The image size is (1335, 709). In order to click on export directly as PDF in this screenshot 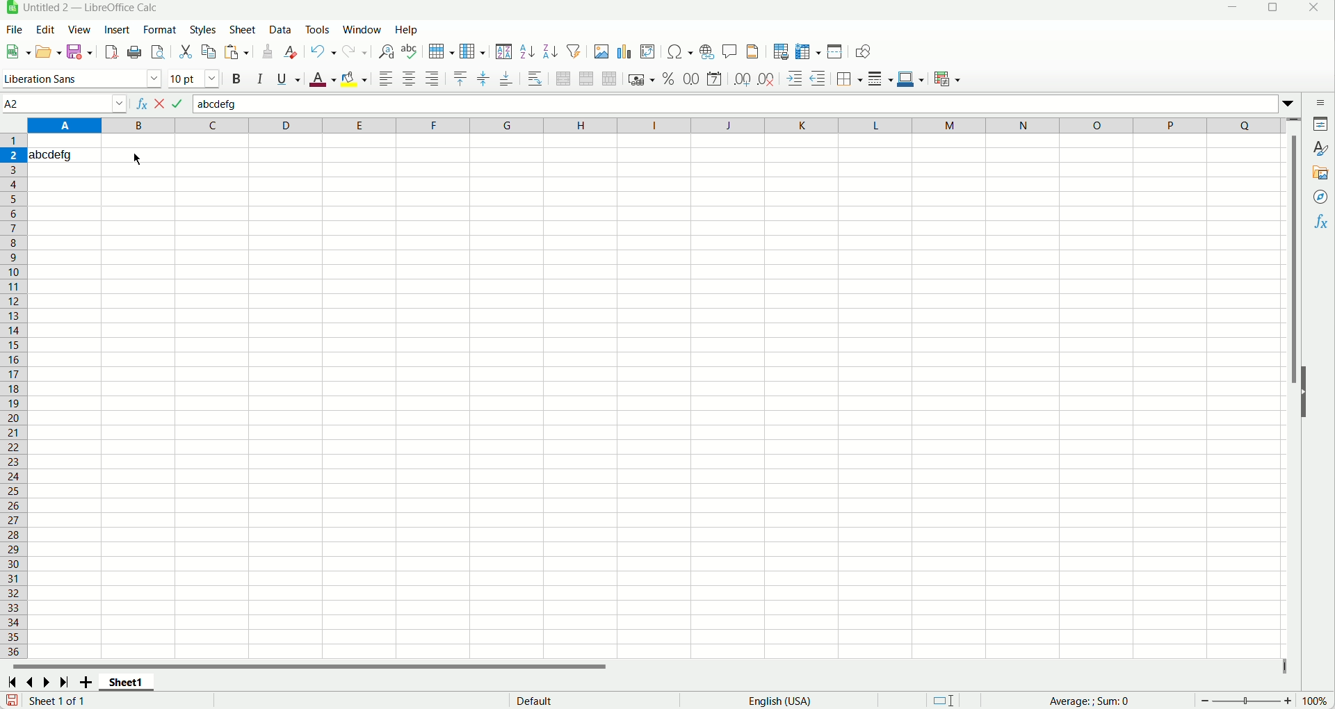, I will do `click(111, 52)`.